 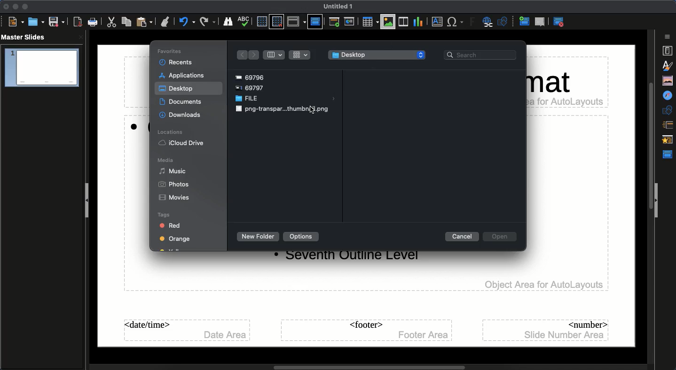 What do you see at coordinates (669, 154) in the screenshot?
I see `Master slide` at bounding box center [669, 154].